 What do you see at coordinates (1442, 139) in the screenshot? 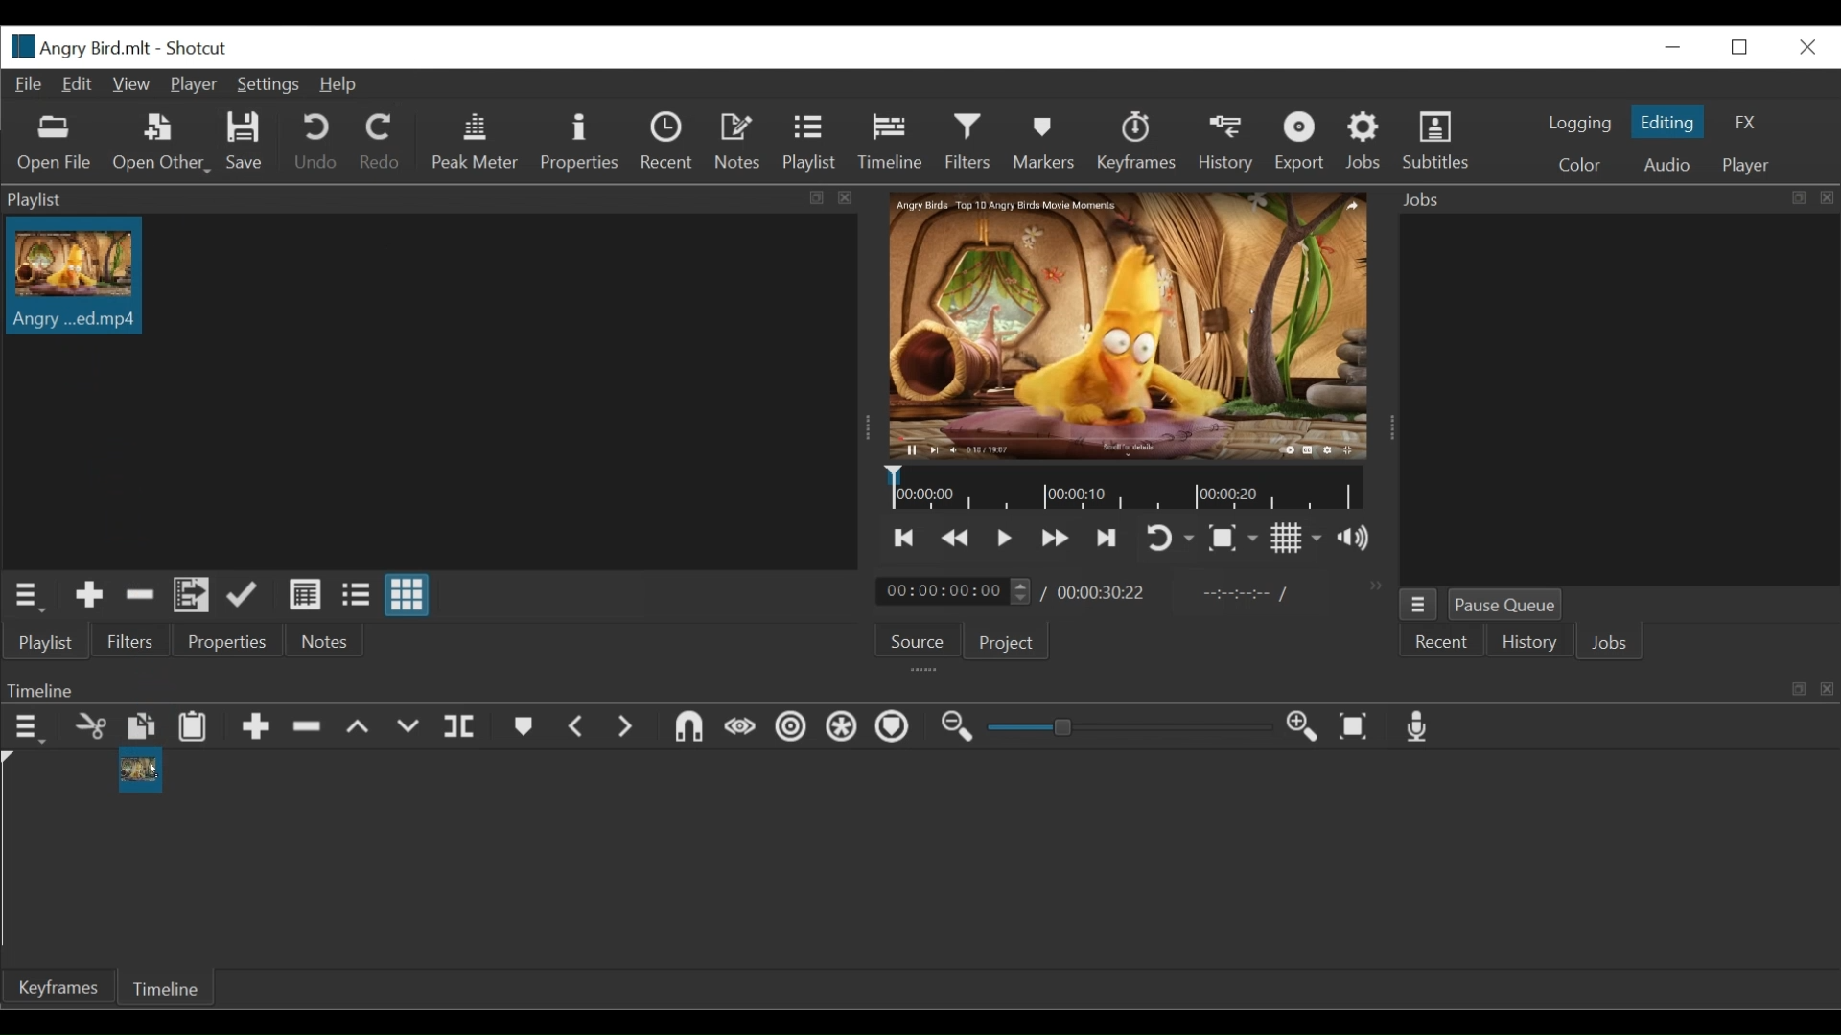
I see `Subtitles` at bounding box center [1442, 139].